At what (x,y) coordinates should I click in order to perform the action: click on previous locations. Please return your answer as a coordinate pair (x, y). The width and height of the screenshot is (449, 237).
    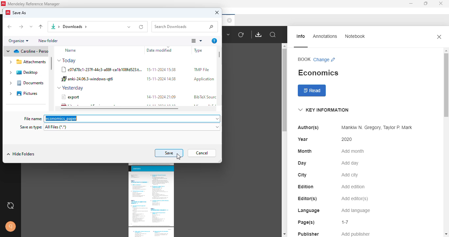
    Looking at the image, I should click on (129, 27).